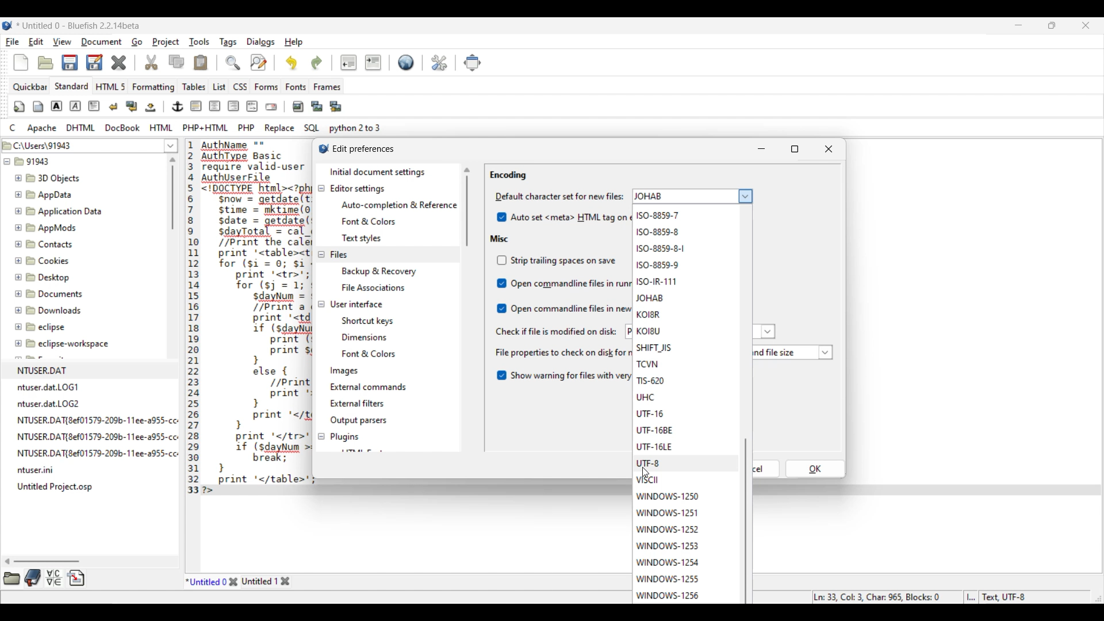 Image resolution: width=1104 pixels, height=621 pixels. I want to click on Image and text edit tools, so click(179, 106).